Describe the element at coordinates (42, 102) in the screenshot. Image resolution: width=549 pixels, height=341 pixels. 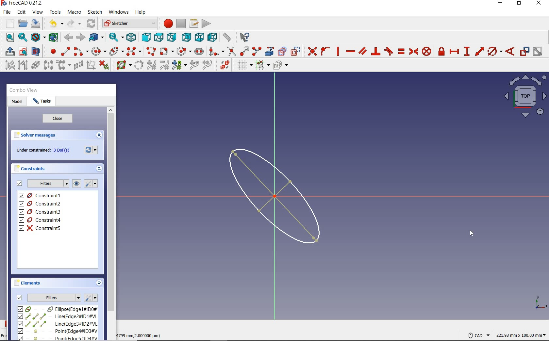
I see `tasks` at that location.